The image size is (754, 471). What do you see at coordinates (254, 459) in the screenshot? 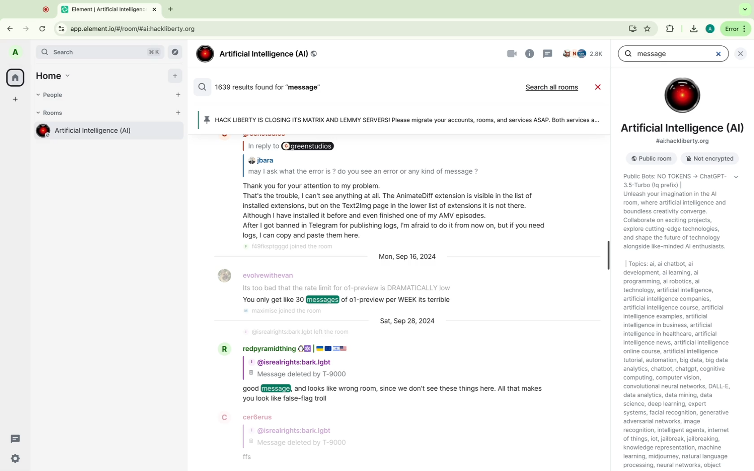
I see `message` at bounding box center [254, 459].